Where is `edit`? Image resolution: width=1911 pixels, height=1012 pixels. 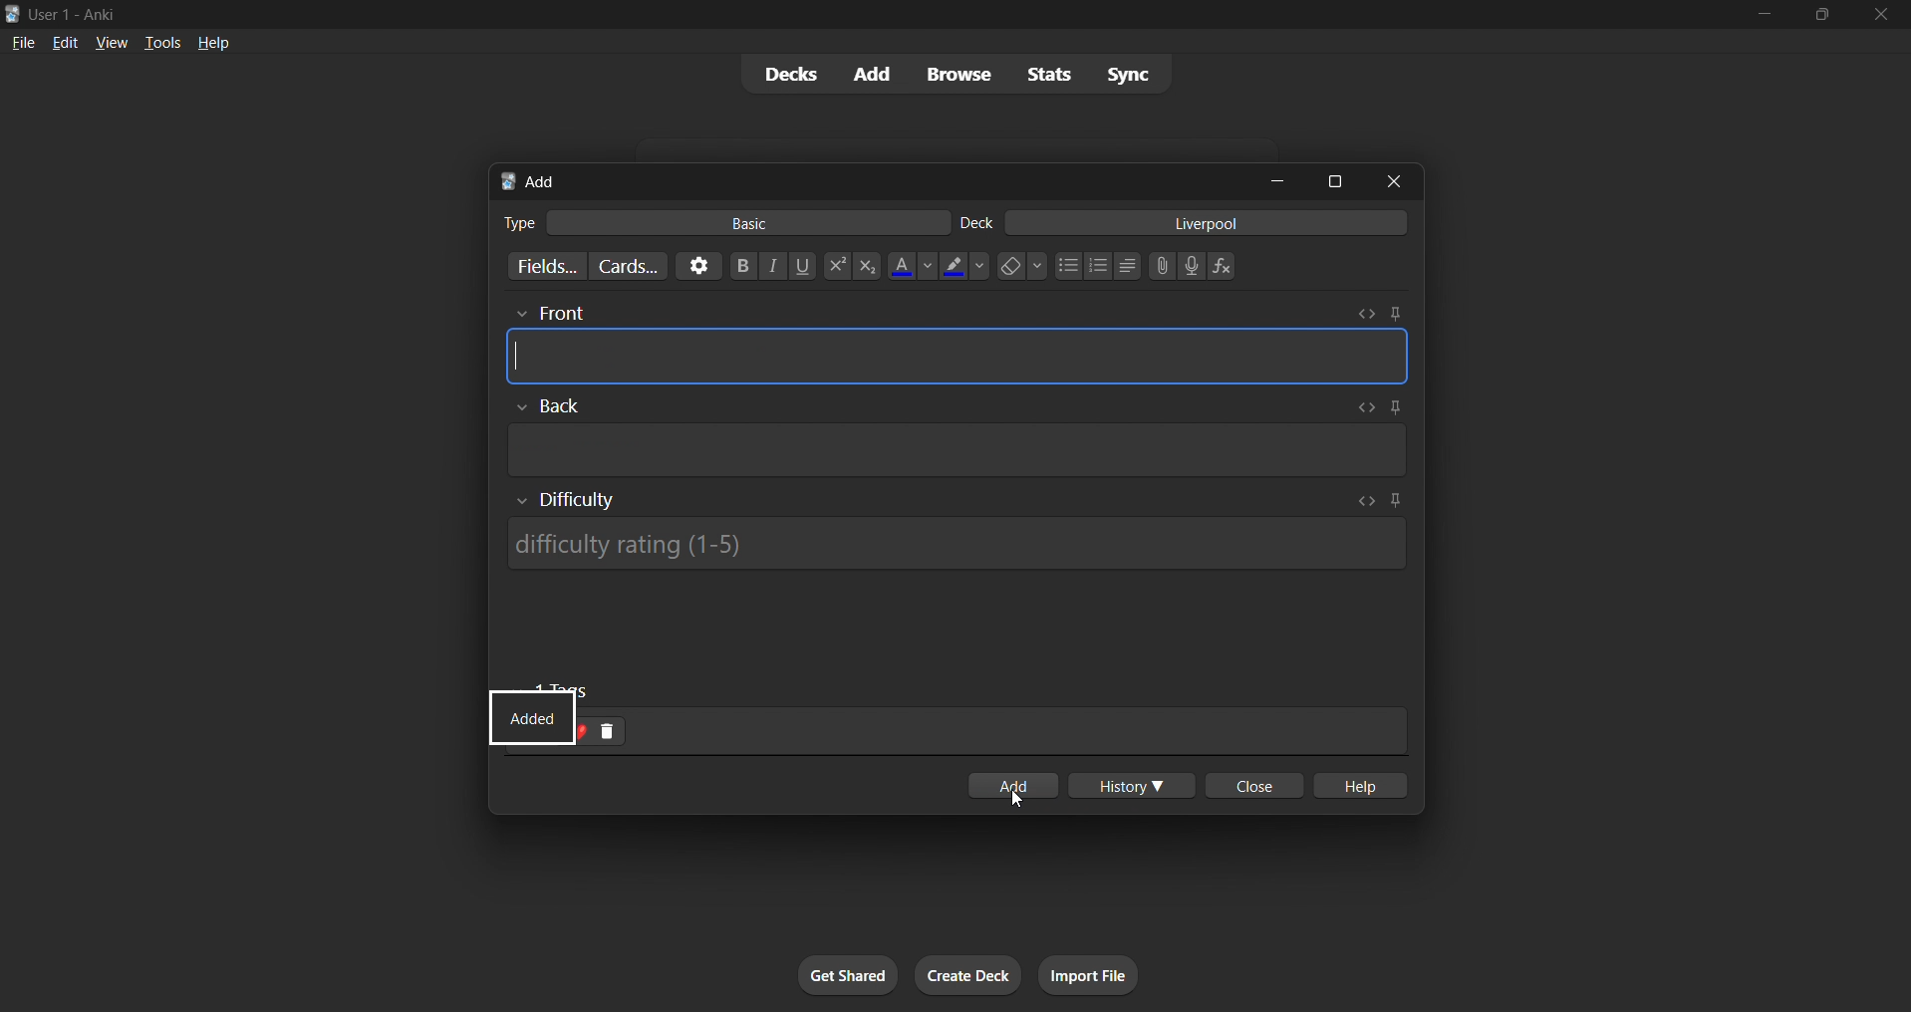
edit is located at coordinates (59, 40).